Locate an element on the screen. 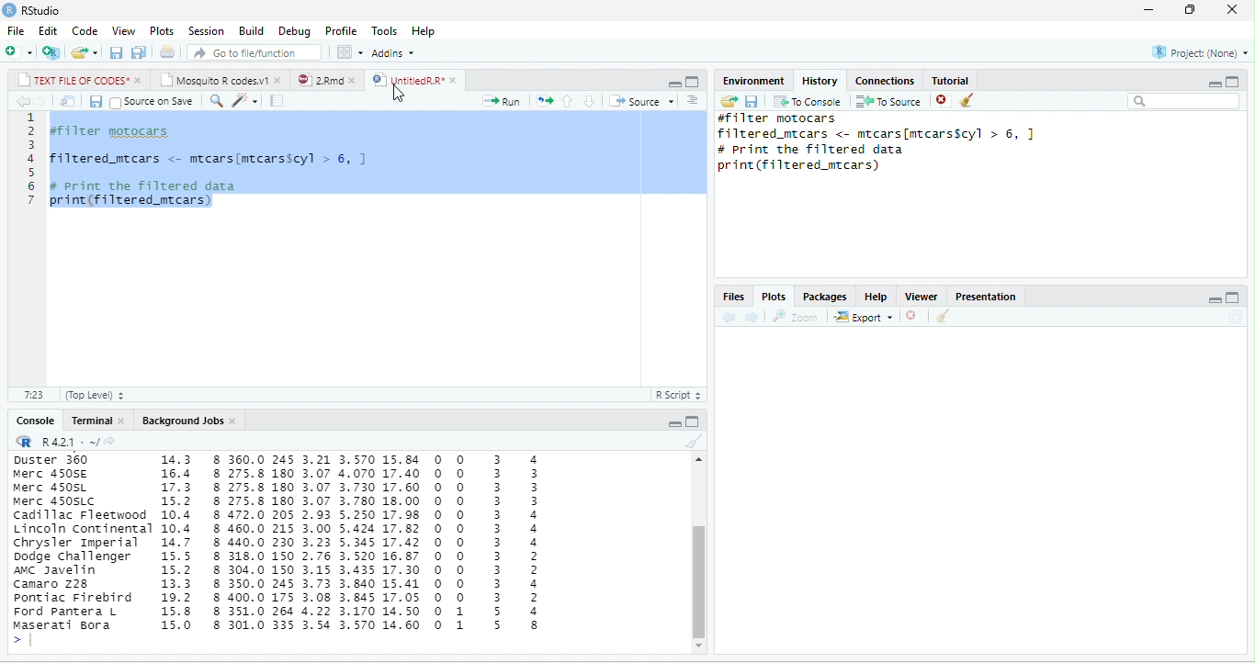  down is located at coordinates (589, 101).